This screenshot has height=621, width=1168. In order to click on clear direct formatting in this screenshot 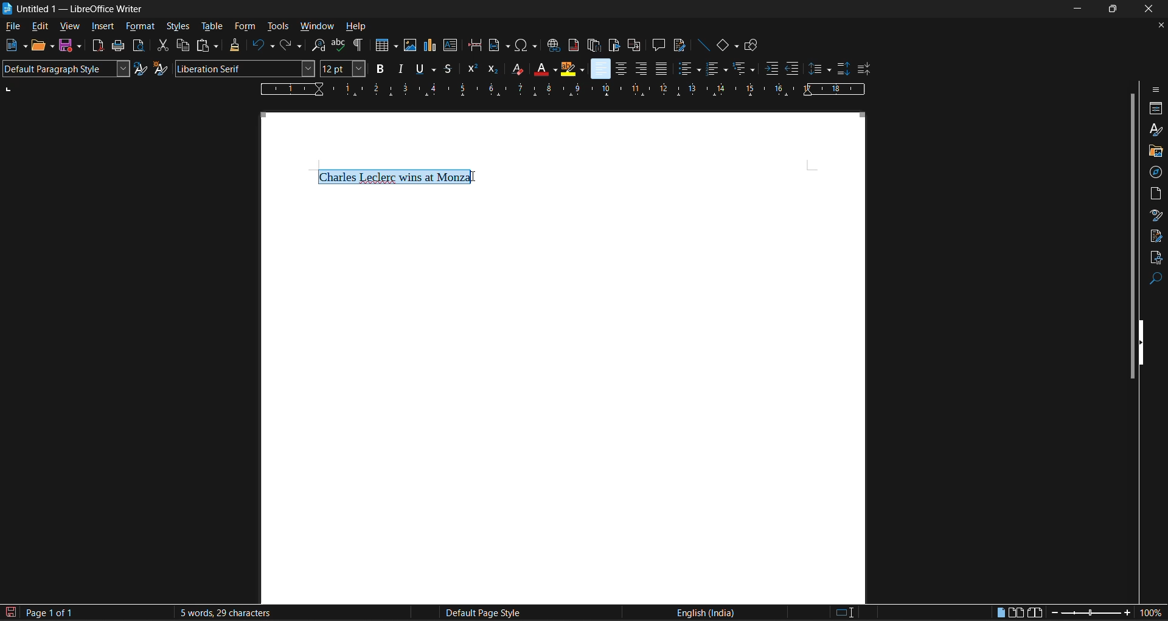, I will do `click(515, 68)`.